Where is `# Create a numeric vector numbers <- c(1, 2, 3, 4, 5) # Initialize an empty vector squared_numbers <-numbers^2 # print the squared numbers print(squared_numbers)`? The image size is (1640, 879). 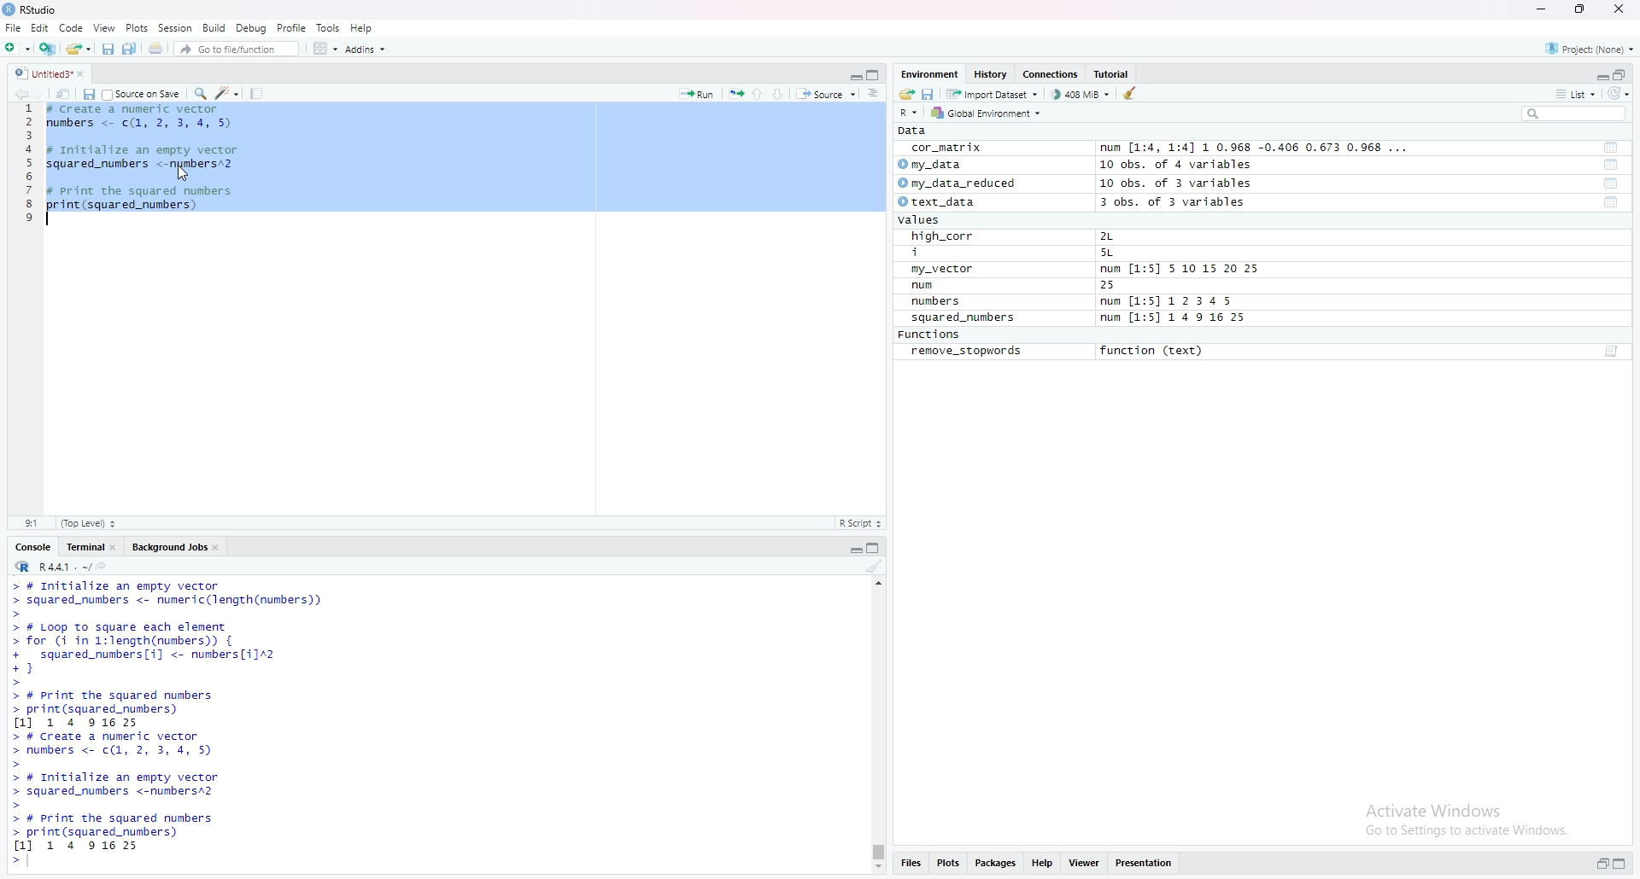
# Create a numeric vector numbers <- c(1, 2, 3, 4, 5) # Initialize an empty vector squared_numbers <-numbers^2 # print the squared numbers print(squared_numbers) is located at coordinates (148, 166).